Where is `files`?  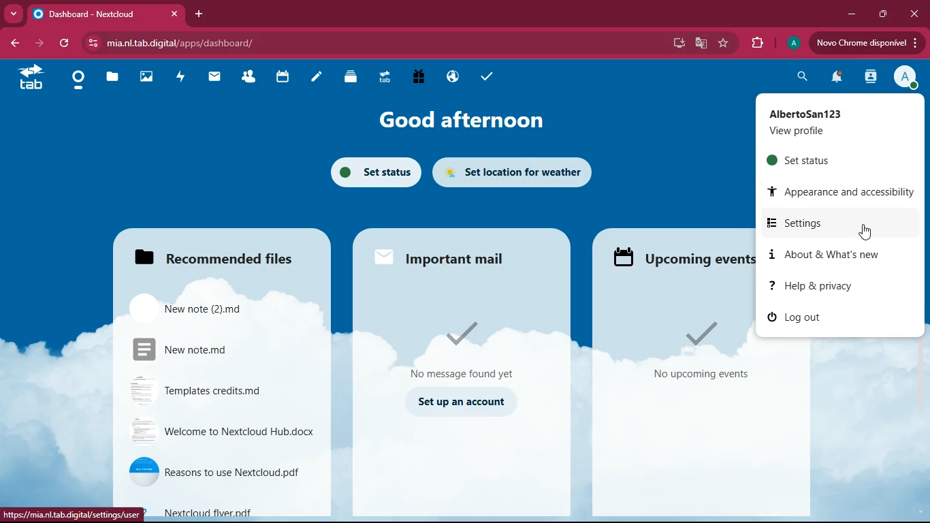
files is located at coordinates (113, 78).